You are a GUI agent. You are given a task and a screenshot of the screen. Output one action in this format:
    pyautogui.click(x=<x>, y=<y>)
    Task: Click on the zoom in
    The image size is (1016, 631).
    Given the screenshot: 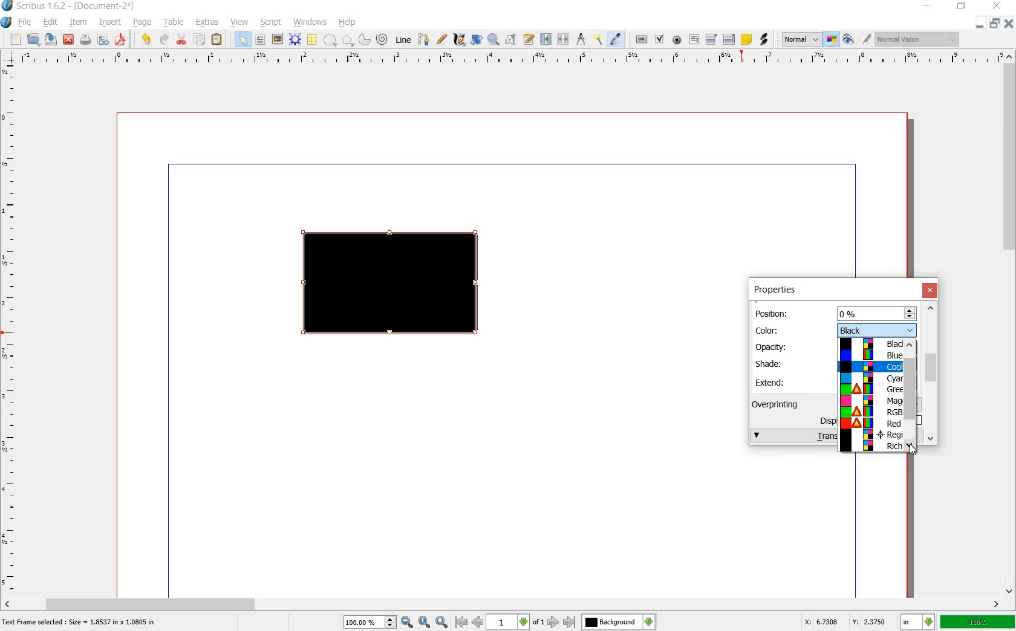 What is the action you would take?
    pyautogui.click(x=442, y=622)
    